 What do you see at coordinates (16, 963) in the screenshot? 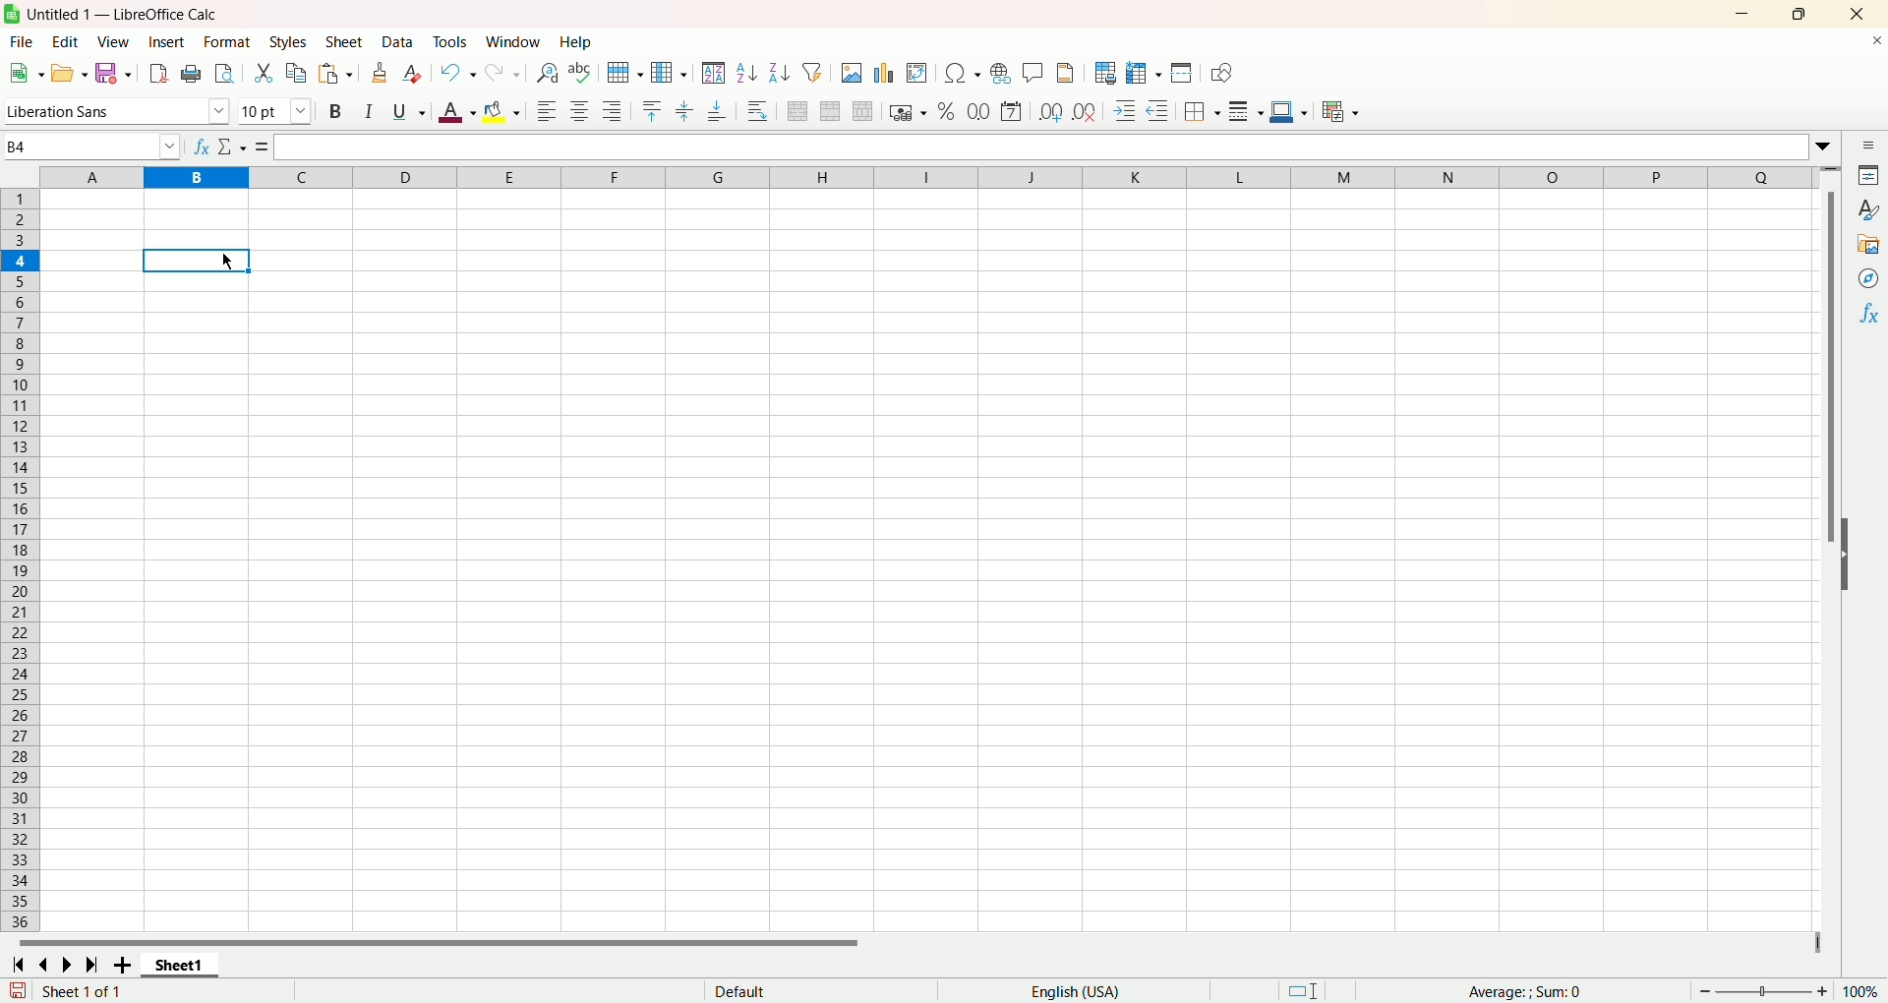
I see `first sheet` at bounding box center [16, 963].